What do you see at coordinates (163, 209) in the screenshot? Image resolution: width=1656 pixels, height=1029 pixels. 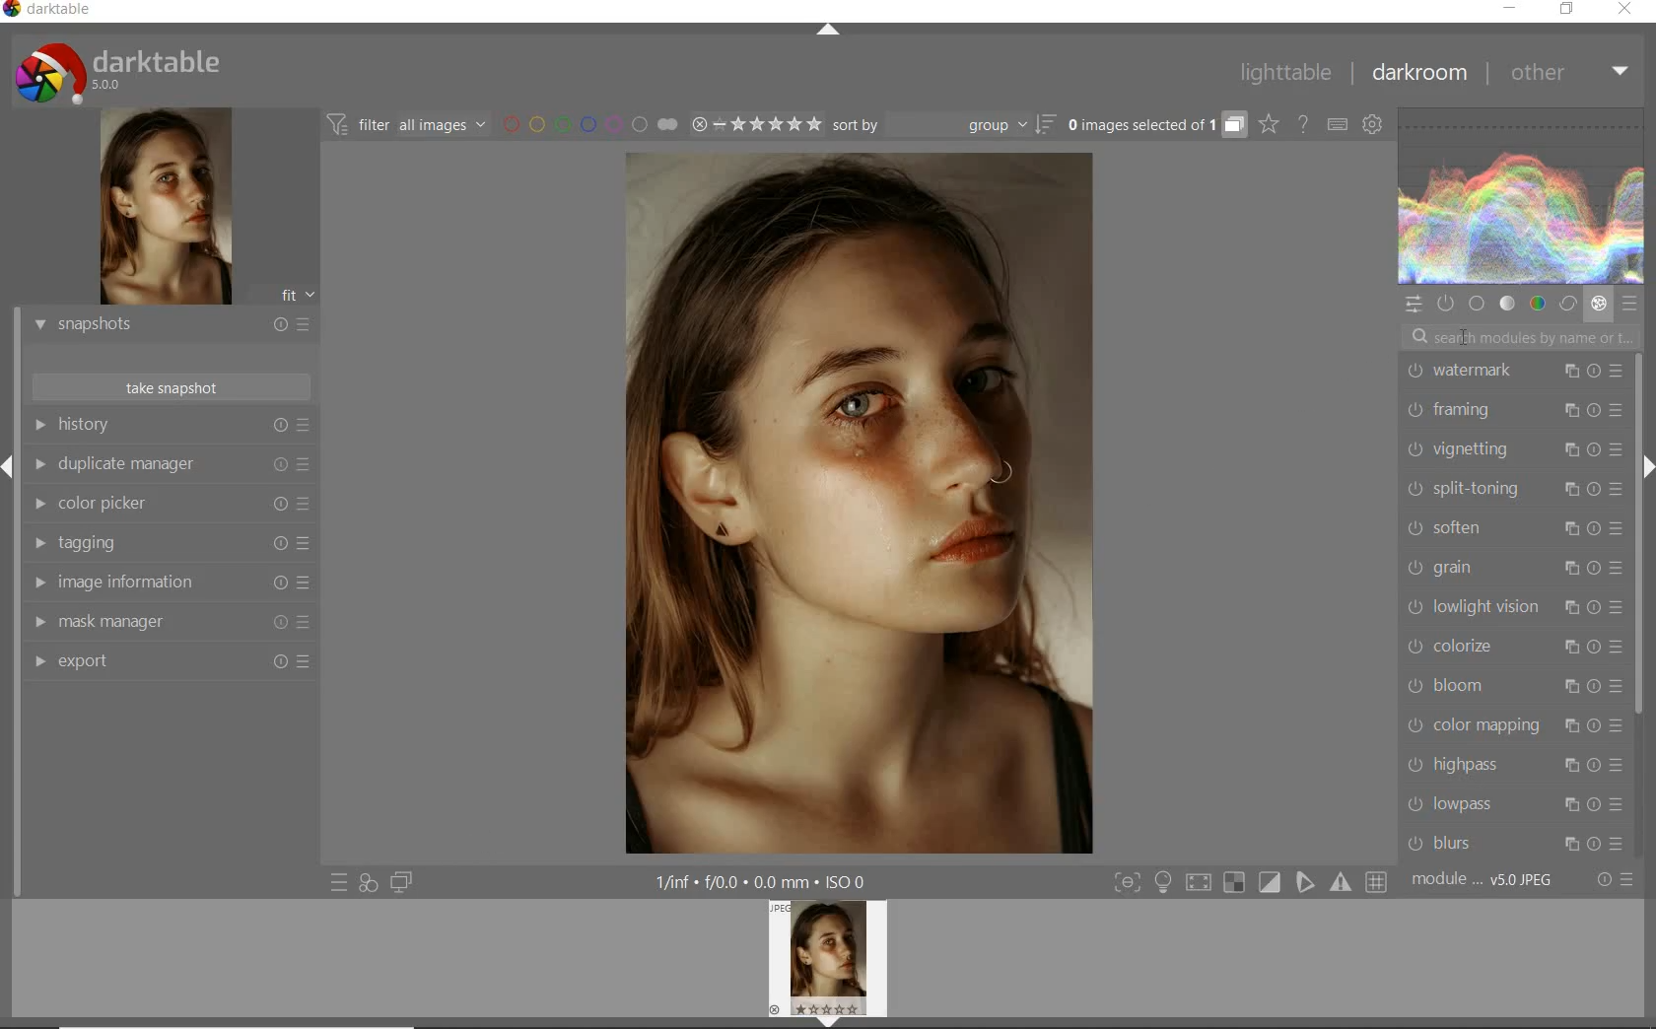 I see `image preview` at bounding box center [163, 209].